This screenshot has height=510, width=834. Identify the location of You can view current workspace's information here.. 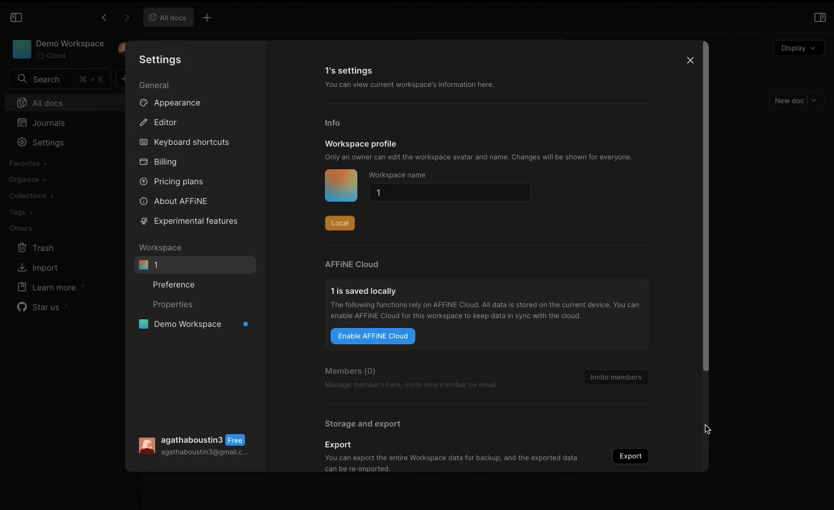
(408, 85).